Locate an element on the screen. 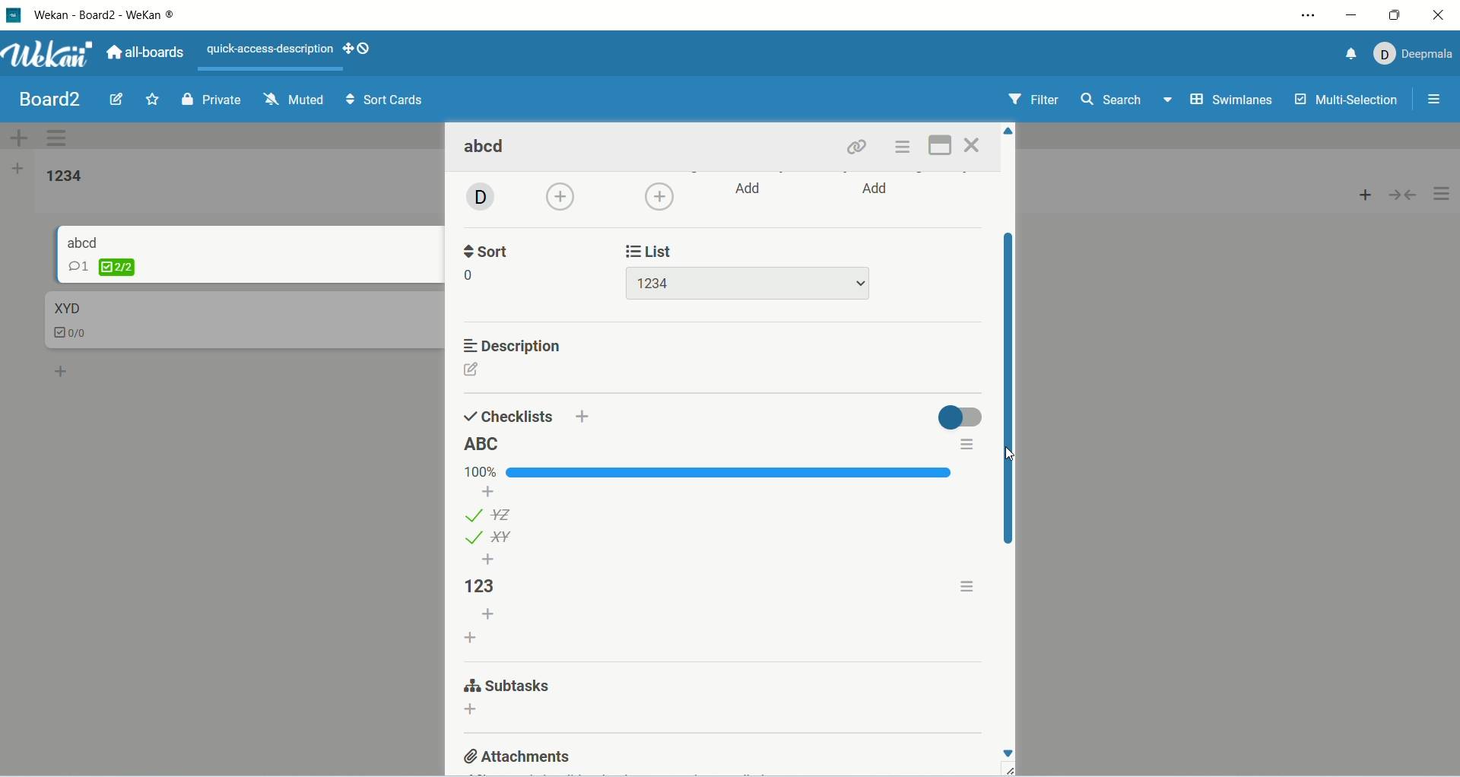 The width and height of the screenshot is (1460, 777). add is located at coordinates (489, 560).